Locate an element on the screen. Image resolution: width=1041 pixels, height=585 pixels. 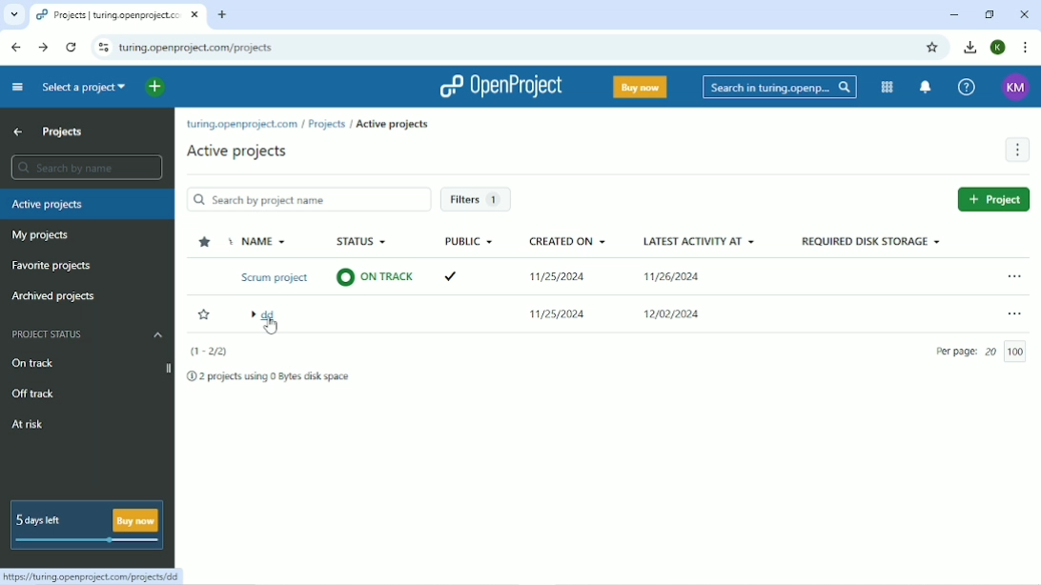
turing.openproject.com is located at coordinates (241, 124).